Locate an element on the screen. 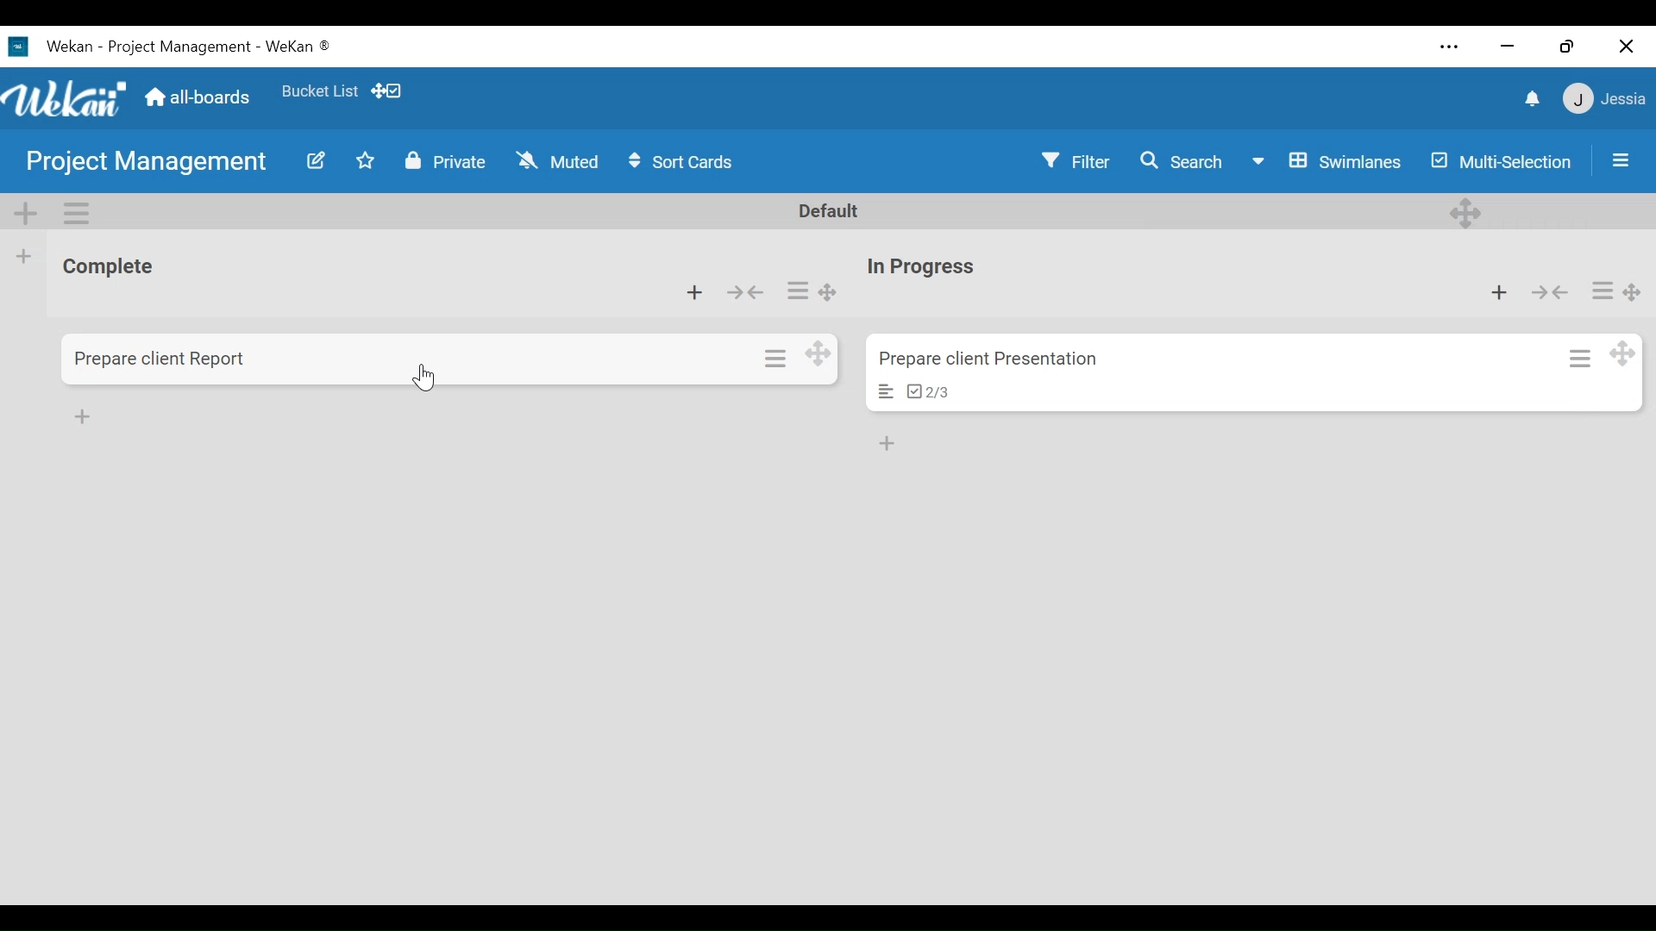  notifications is located at coordinates (1534, 100).